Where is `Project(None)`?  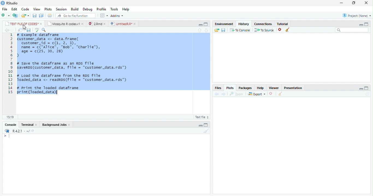
Project(None) is located at coordinates (357, 16).